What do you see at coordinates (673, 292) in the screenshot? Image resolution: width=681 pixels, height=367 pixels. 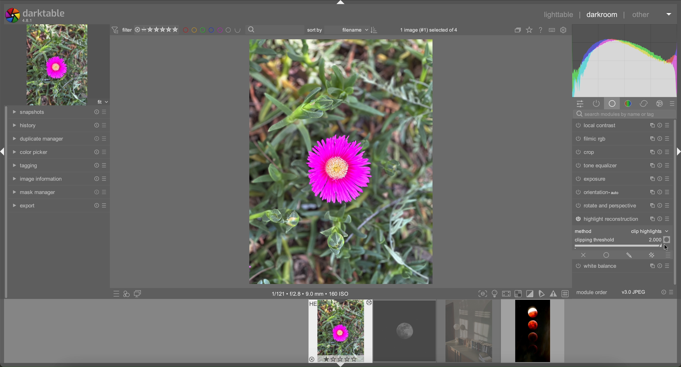 I see `presets` at bounding box center [673, 292].